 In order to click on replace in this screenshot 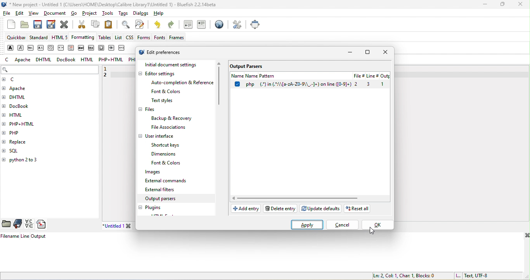, I will do `click(31, 141)`.